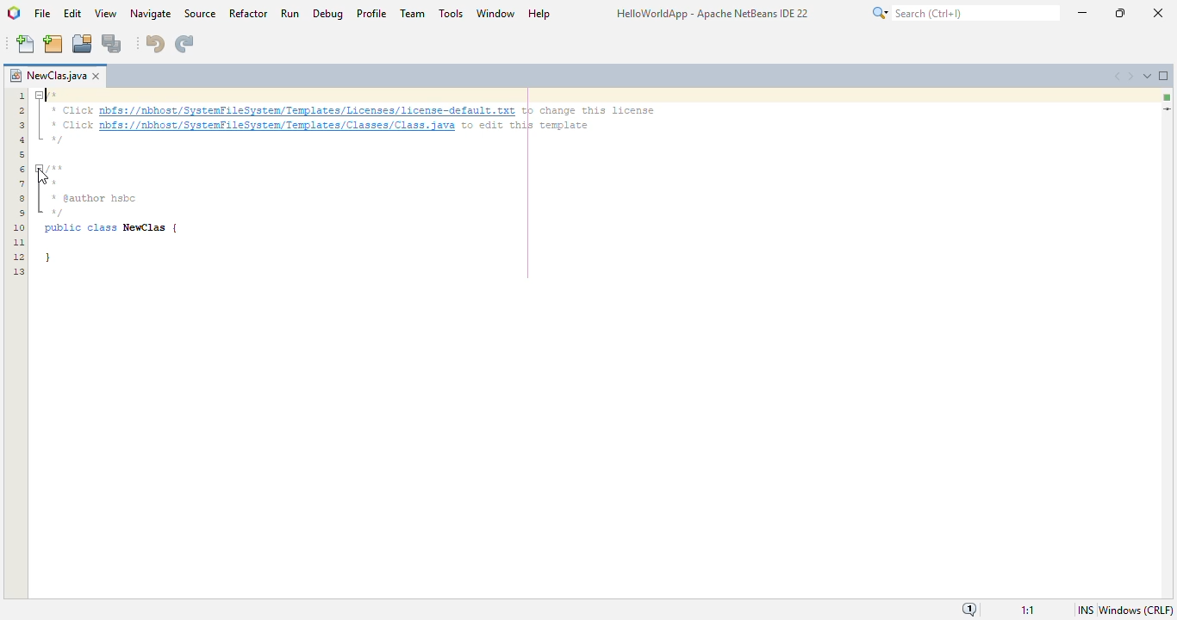 The height and width of the screenshot is (620, 1177). I want to click on Windows(CRLF), so click(1136, 611).